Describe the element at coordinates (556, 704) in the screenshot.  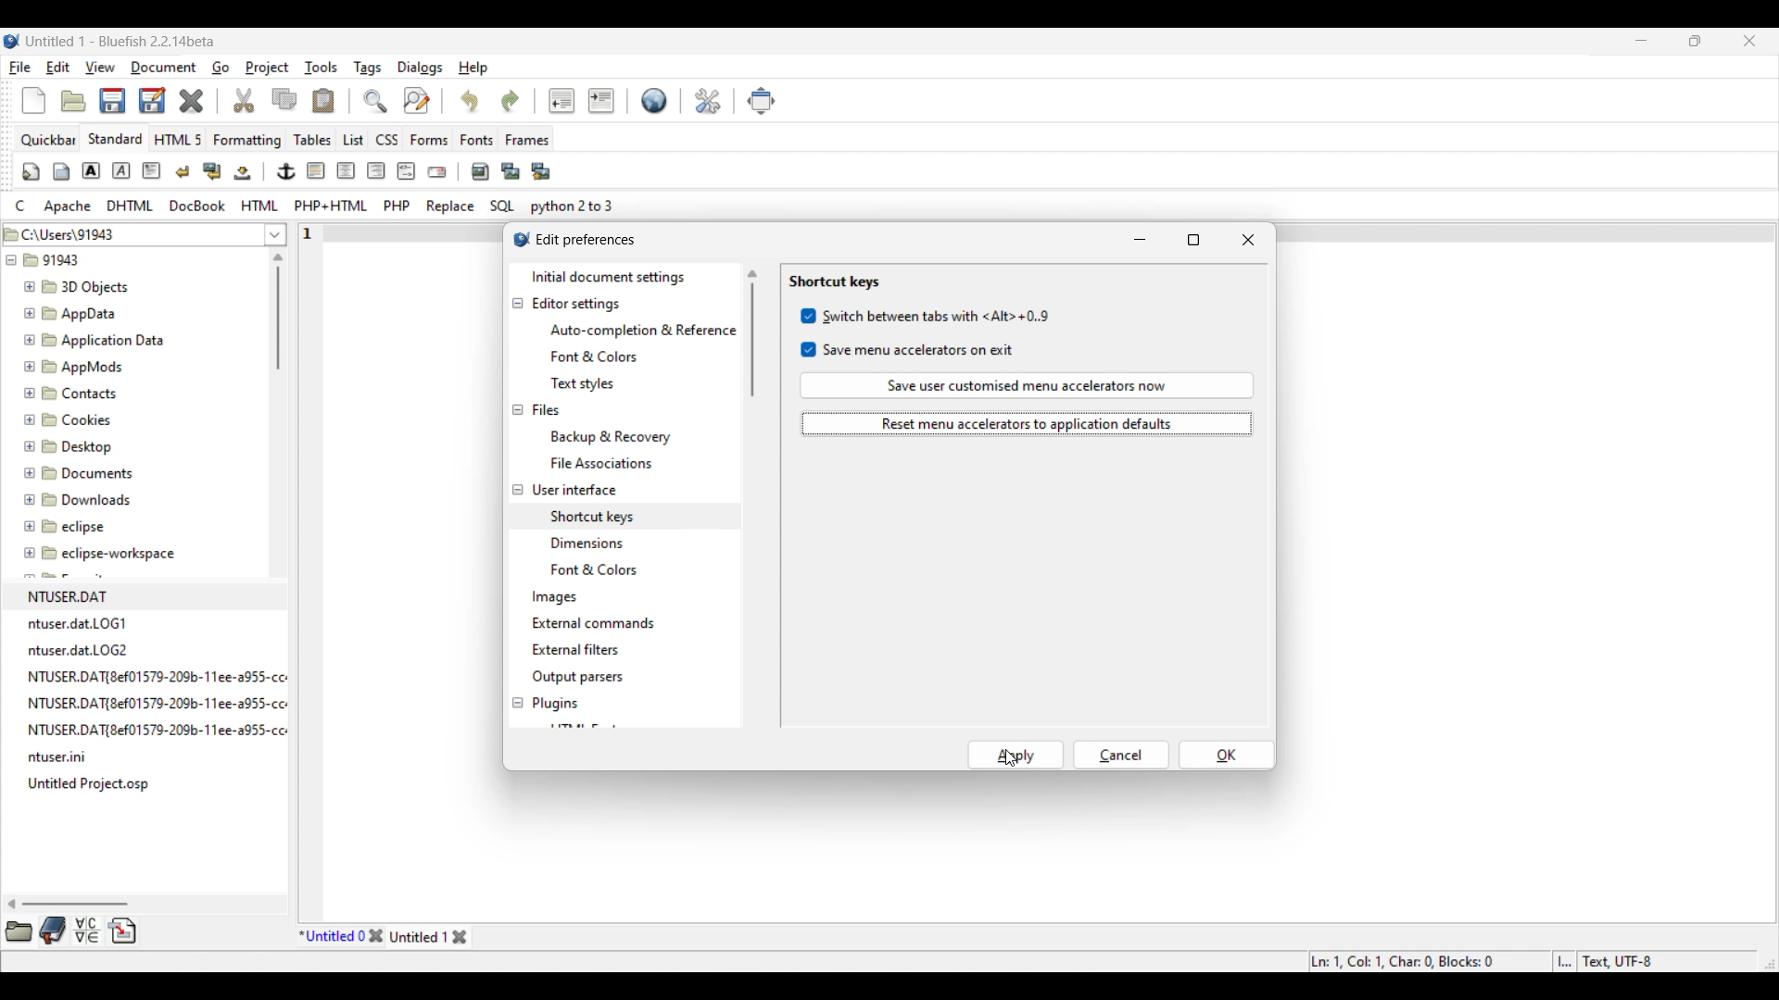
I see `Plugins` at that location.